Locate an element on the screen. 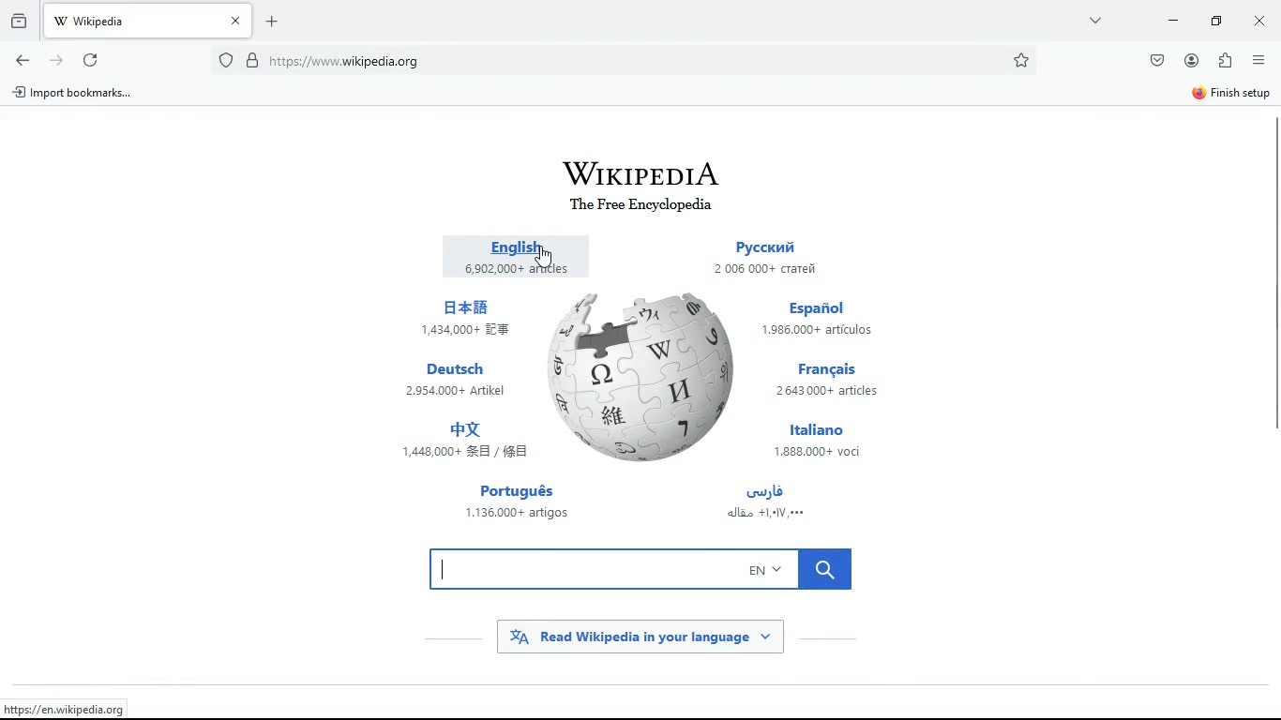  cursor is located at coordinates (545, 257).